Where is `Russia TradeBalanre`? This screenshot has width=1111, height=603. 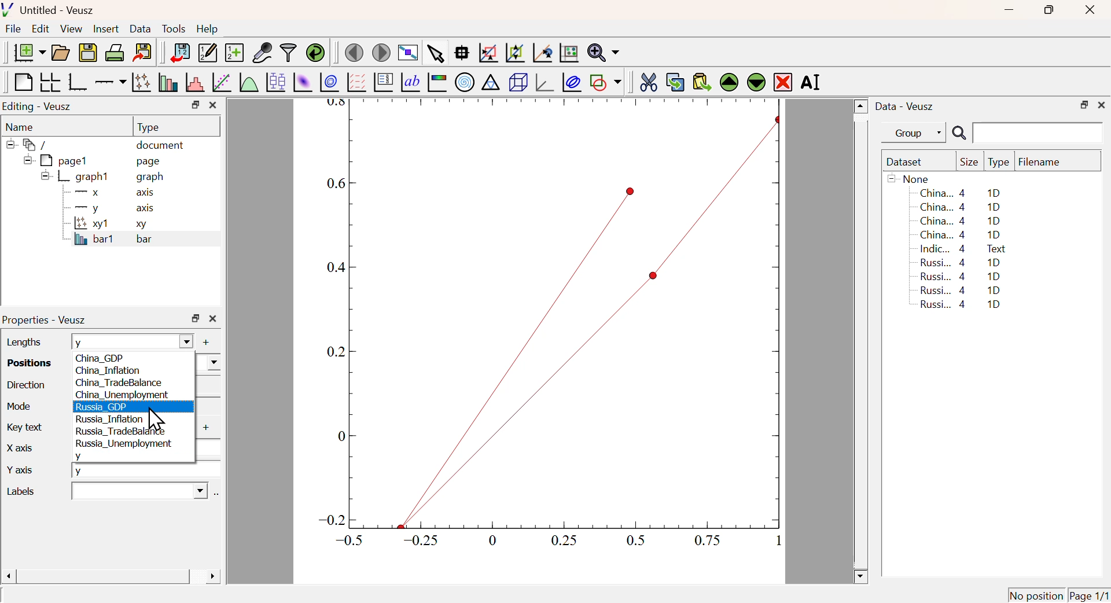
Russia TradeBalanre is located at coordinates (121, 431).